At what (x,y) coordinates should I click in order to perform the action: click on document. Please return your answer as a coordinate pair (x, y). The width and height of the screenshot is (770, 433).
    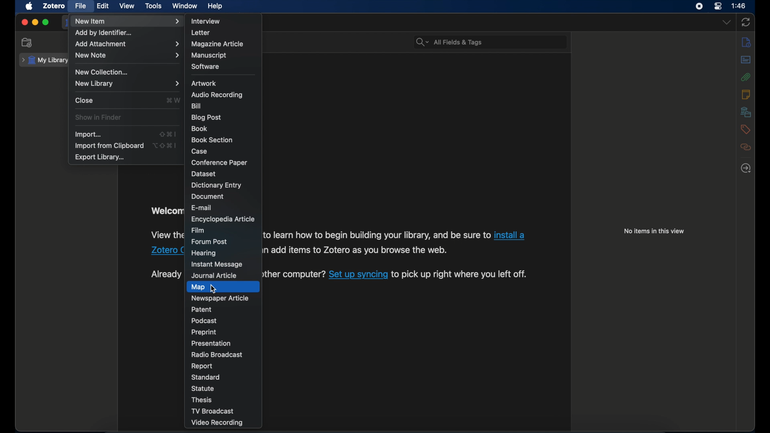
    Looking at the image, I should click on (208, 197).